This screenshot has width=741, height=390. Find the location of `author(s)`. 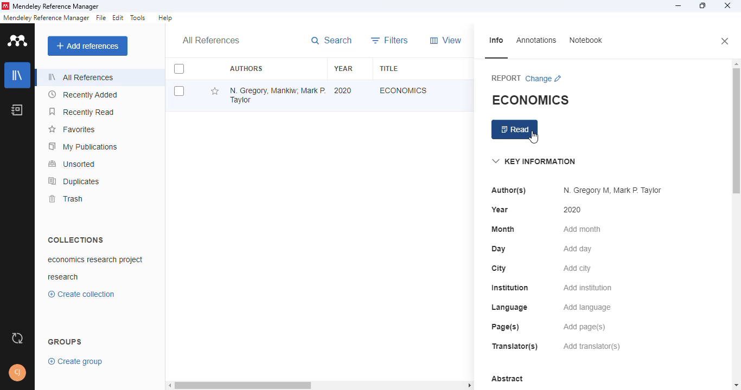

author(s) is located at coordinates (508, 191).